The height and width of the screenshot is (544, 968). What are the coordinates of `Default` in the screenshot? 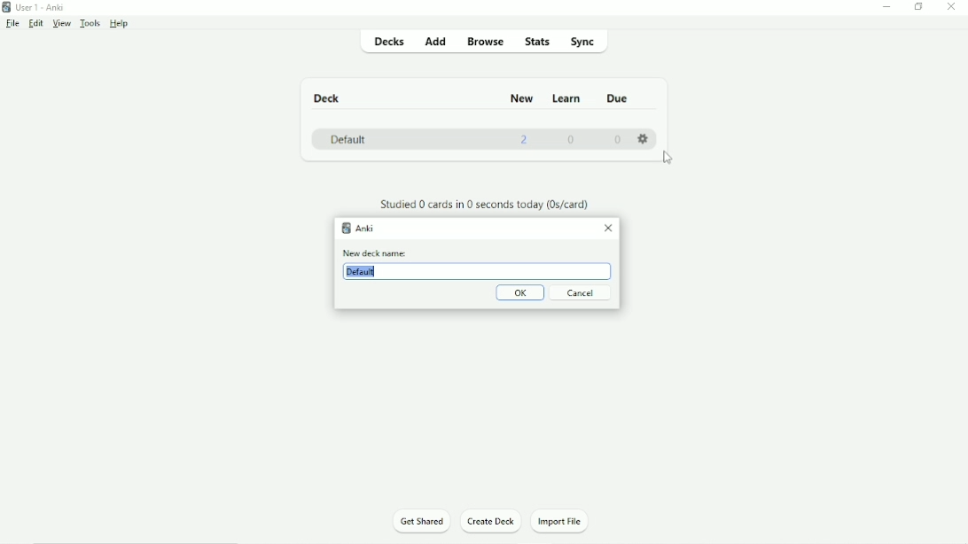 It's located at (350, 138).